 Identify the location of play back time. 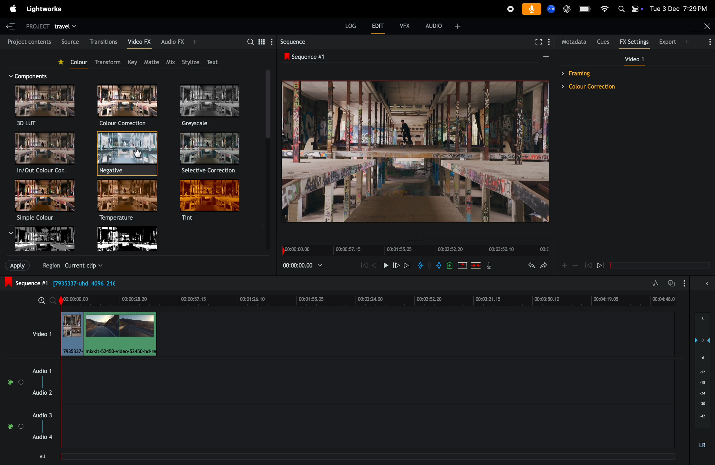
(301, 266).